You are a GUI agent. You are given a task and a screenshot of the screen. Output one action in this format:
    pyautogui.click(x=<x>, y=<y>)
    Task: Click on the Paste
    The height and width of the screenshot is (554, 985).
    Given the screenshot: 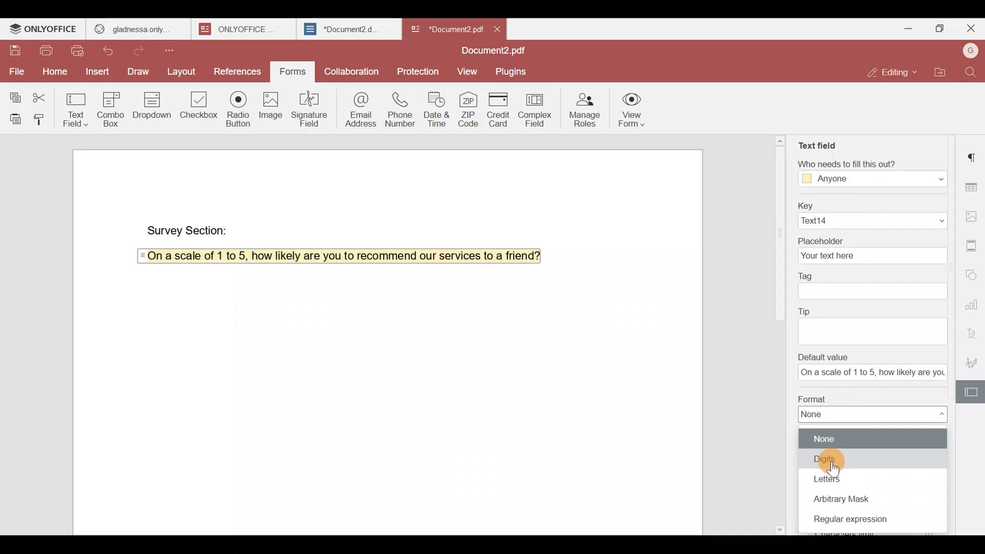 What is the action you would take?
    pyautogui.click(x=12, y=117)
    